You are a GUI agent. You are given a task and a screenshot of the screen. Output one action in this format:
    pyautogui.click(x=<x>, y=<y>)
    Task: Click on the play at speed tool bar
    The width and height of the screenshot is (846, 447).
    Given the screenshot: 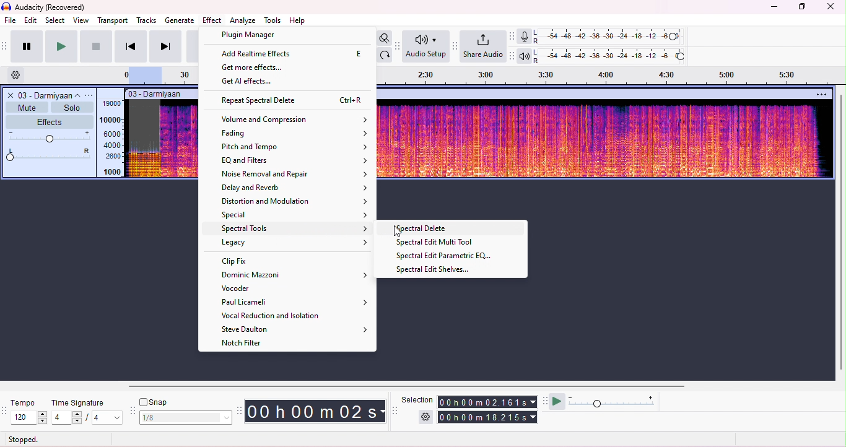 What is the action you would take?
    pyautogui.click(x=544, y=400)
    